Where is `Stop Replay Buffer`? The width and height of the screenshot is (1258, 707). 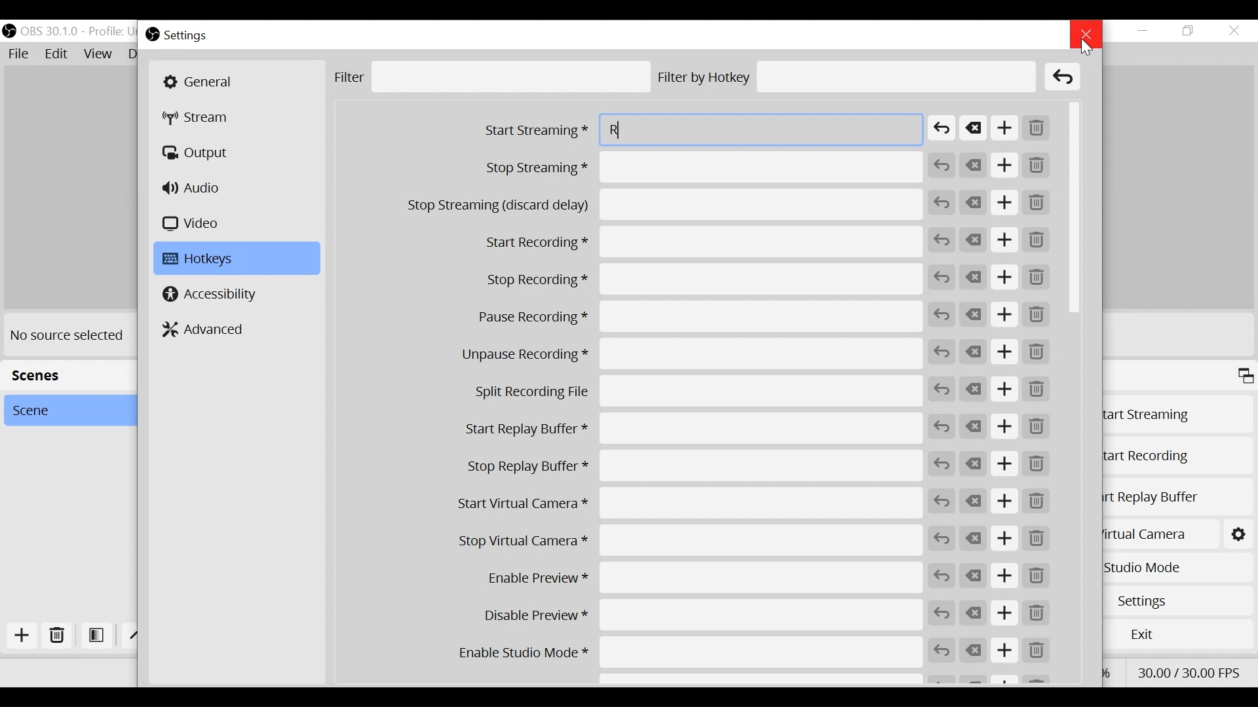
Stop Replay Buffer is located at coordinates (690, 466).